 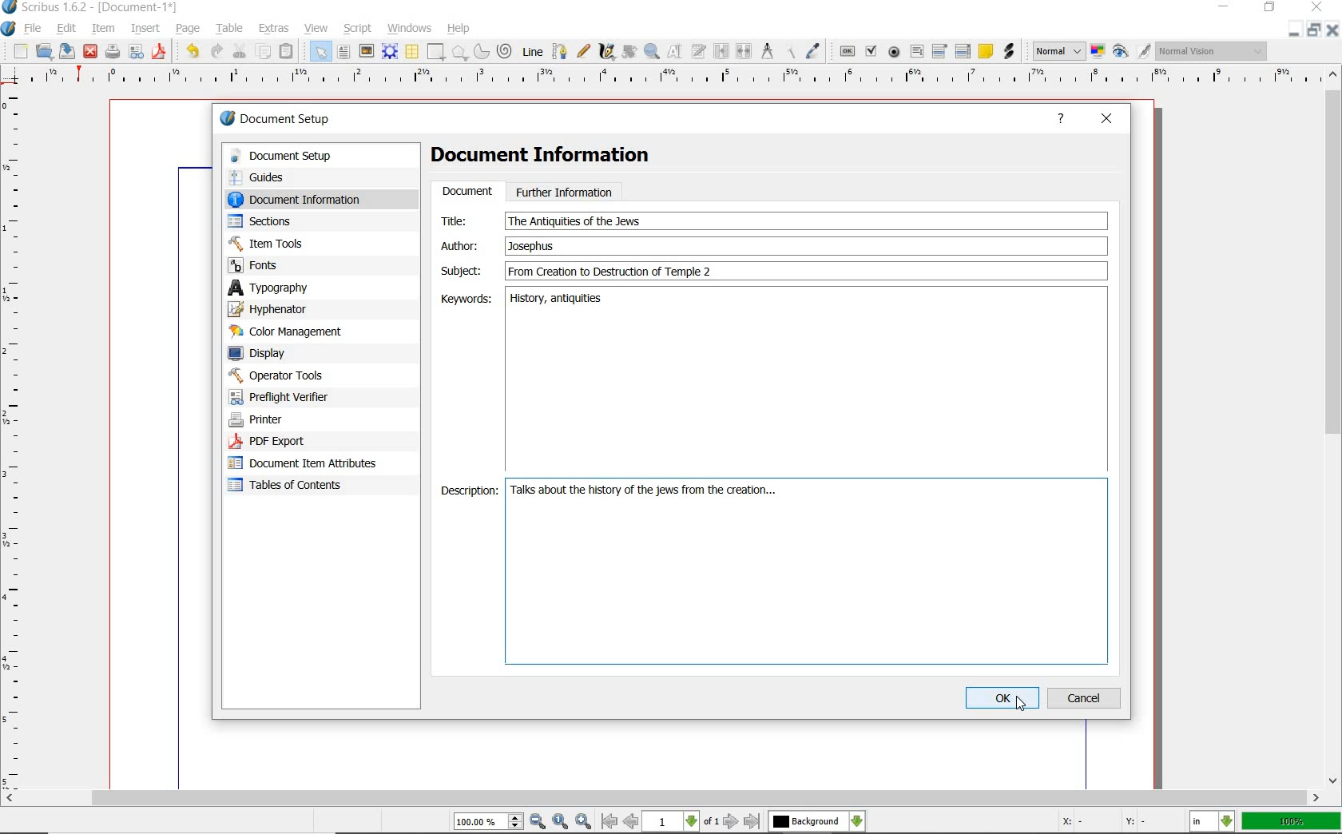 What do you see at coordinates (298, 375) in the screenshot?
I see `operator tools` at bounding box center [298, 375].